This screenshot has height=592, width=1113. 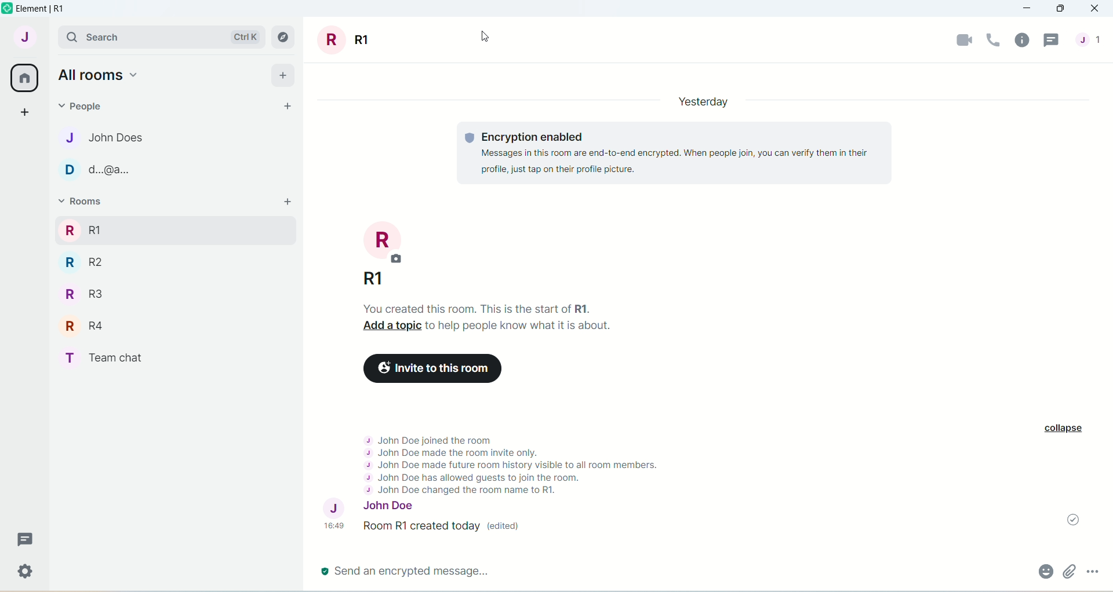 What do you see at coordinates (83, 293) in the screenshot?
I see `R3` at bounding box center [83, 293].